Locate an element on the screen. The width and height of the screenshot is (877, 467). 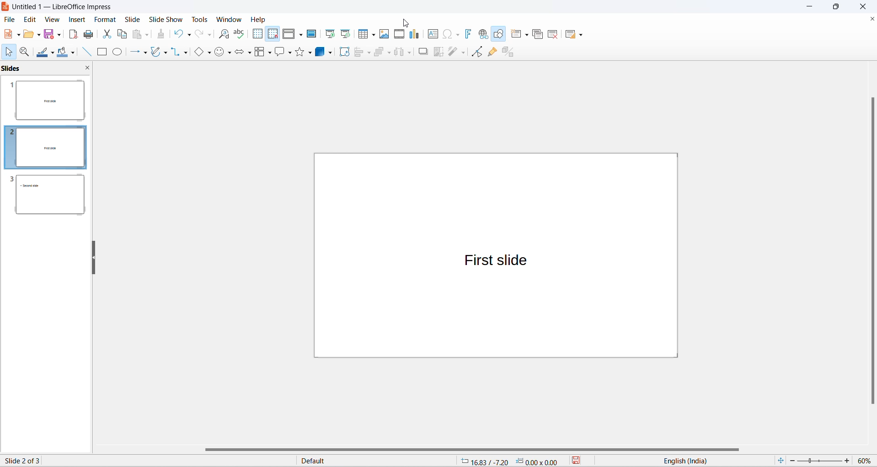
cut is located at coordinates (106, 34).